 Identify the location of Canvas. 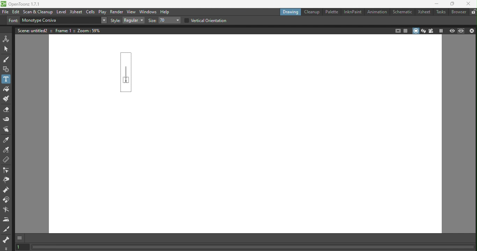
(245, 167).